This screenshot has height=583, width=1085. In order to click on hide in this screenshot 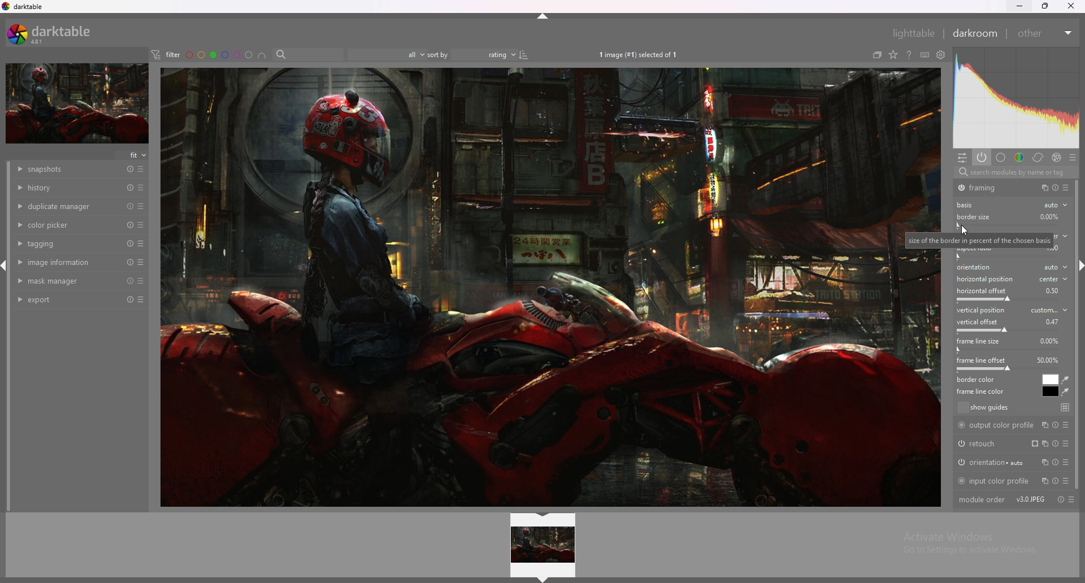, I will do `click(544, 516)`.